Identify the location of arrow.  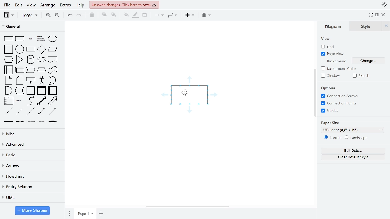
(53, 101).